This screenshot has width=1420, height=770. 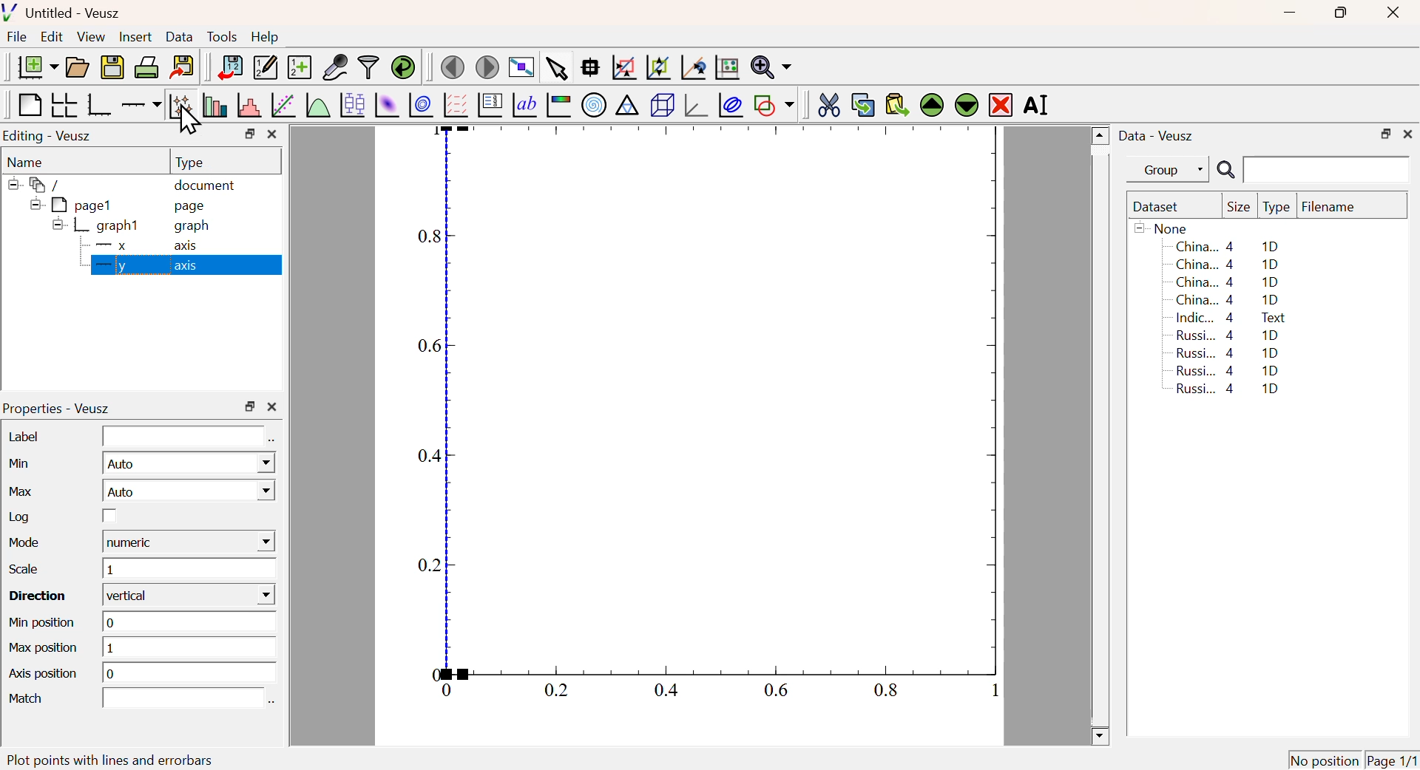 What do you see at coordinates (134, 38) in the screenshot?
I see `Insert` at bounding box center [134, 38].